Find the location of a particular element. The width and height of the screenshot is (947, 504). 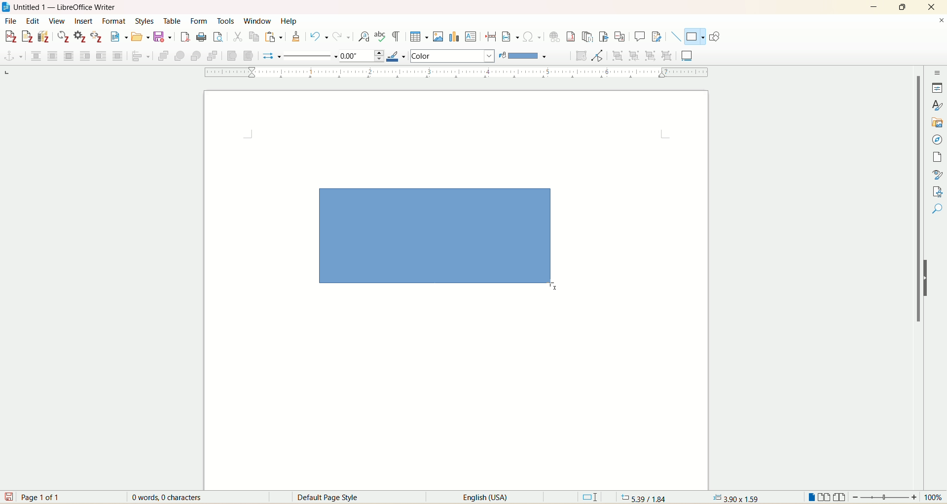

clone formatting is located at coordinates (296, 36).